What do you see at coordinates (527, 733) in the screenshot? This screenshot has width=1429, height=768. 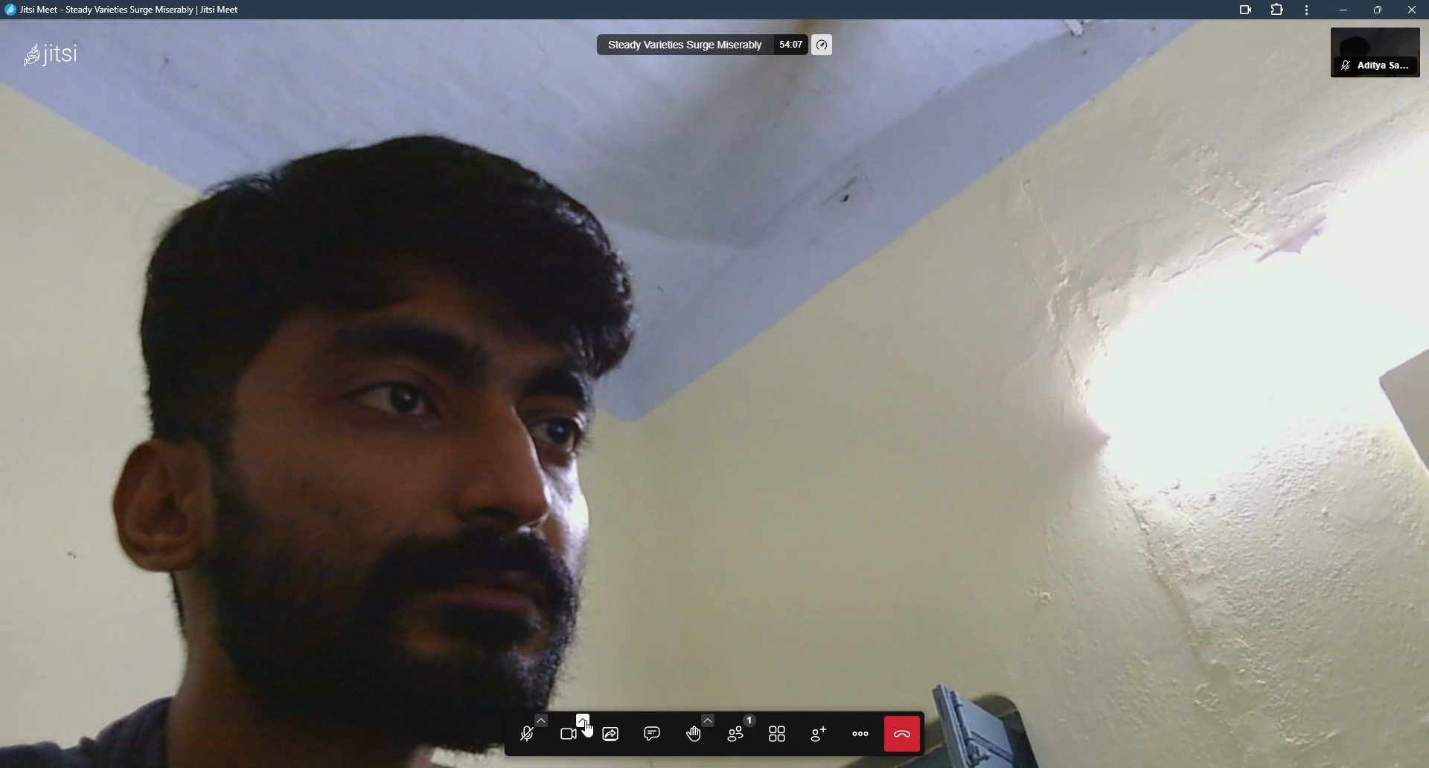 I see `open mic` at bounding box center [527, 733].